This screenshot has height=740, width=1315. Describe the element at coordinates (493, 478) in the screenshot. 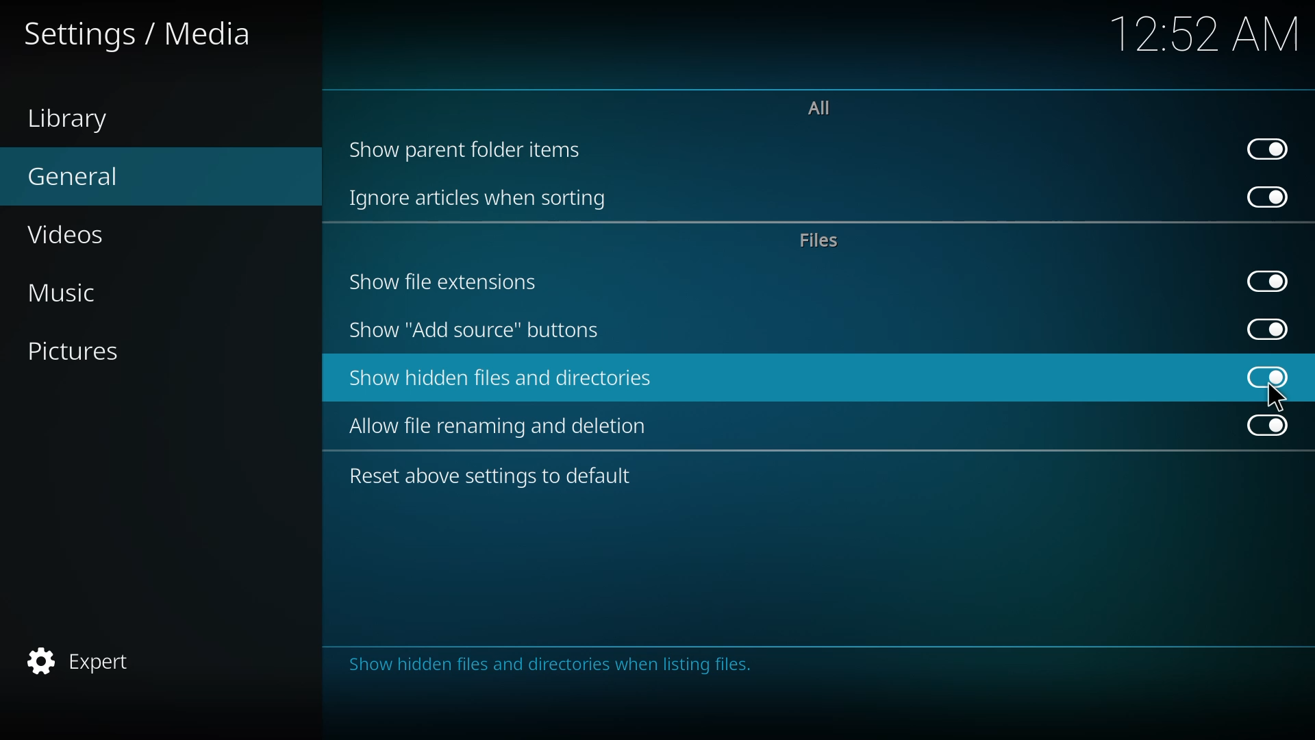

I see `reset above settings to default` at that location.